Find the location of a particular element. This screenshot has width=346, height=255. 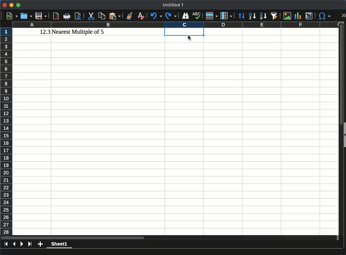

collapse is located at coordinates (344, 135).